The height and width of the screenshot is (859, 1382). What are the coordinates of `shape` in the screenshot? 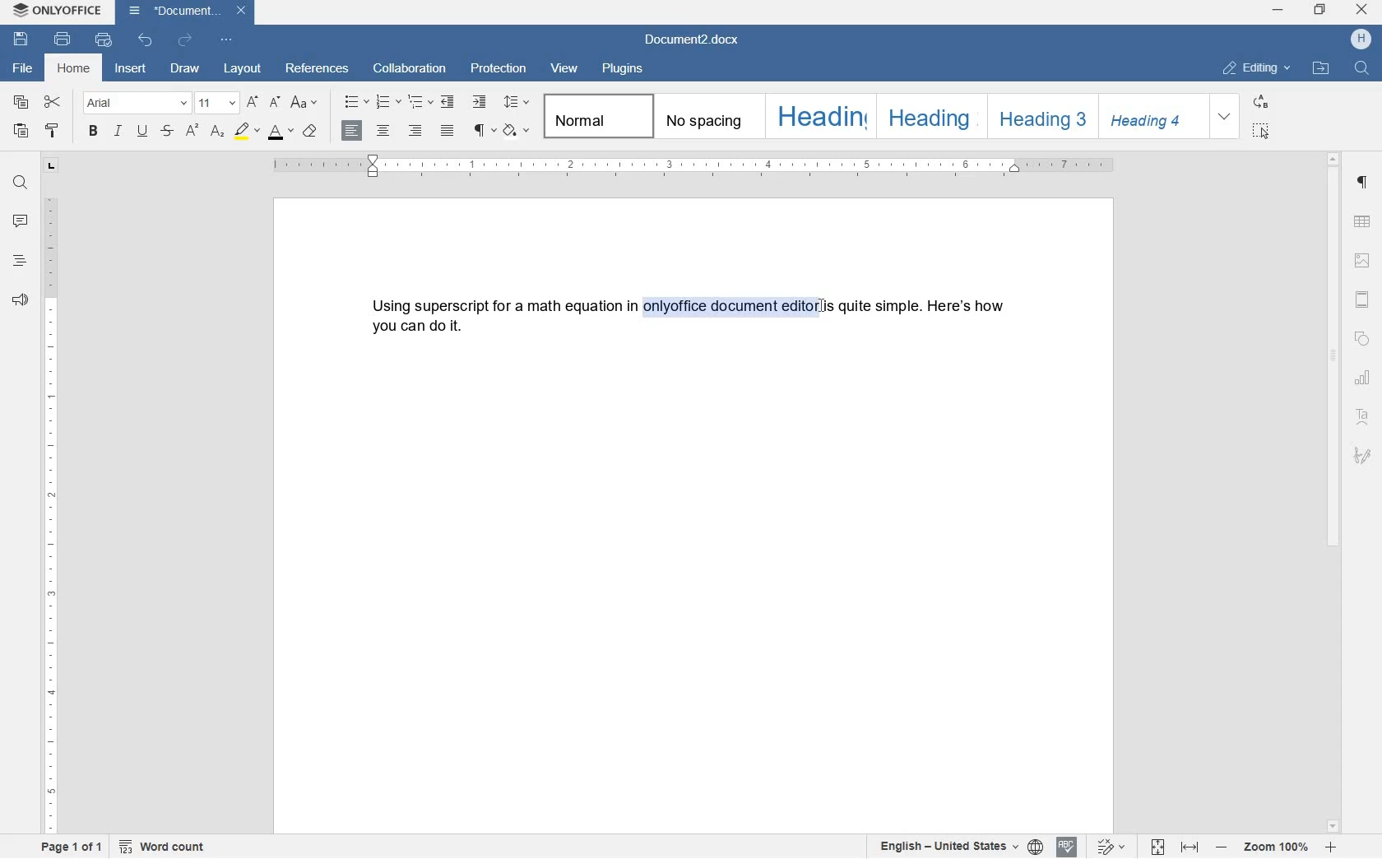 It's located at (1361, 341).